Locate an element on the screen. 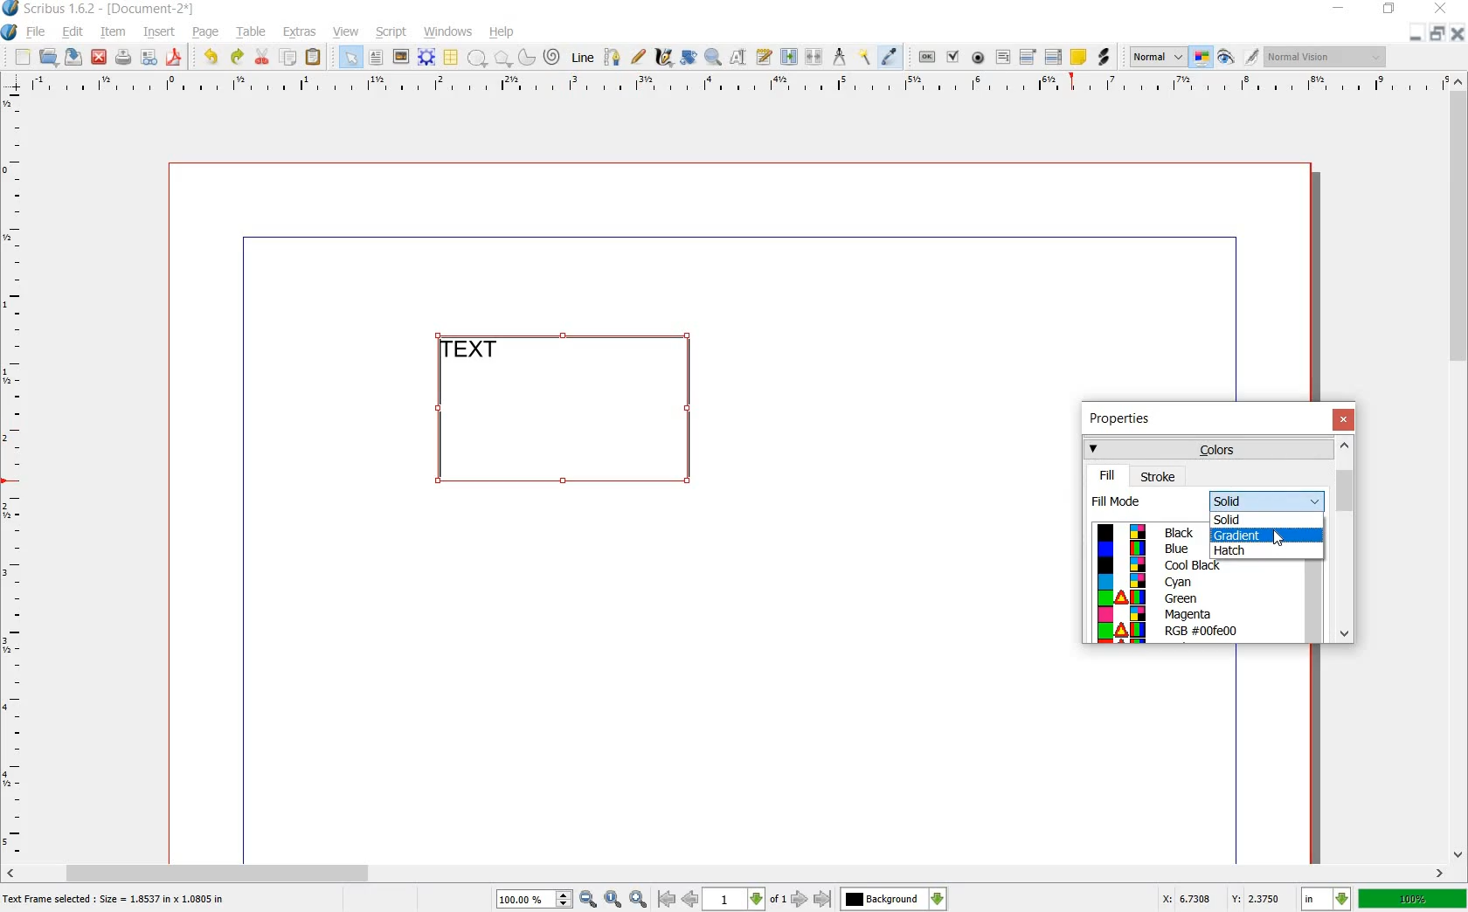 The height and width of the screenshot is (912, 1468). properties is located at coordinates (1125, 420).